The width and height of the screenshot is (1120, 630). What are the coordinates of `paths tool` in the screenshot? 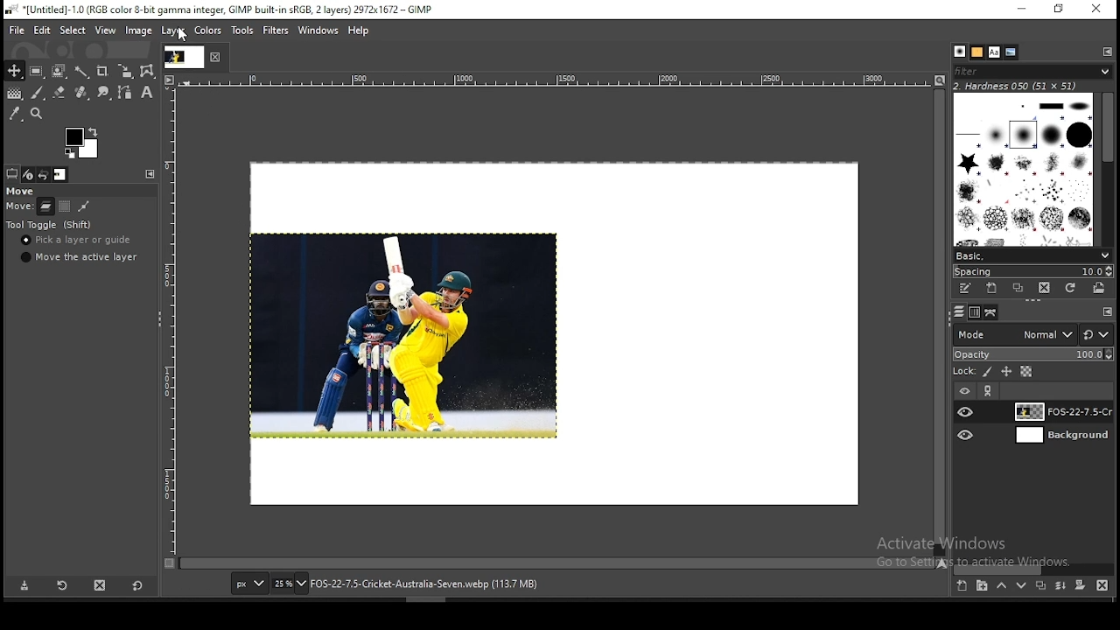 It's located at (122, 94).